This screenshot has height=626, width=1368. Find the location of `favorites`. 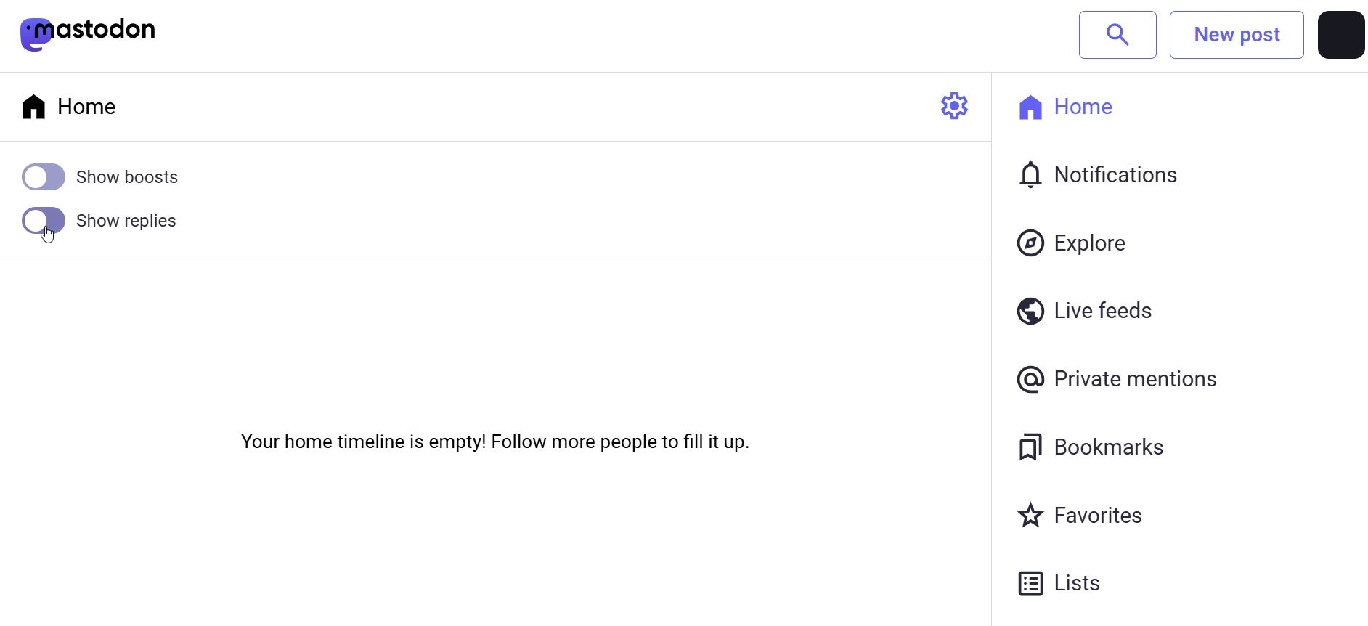

favorites is located at coordinates (1080, 515).